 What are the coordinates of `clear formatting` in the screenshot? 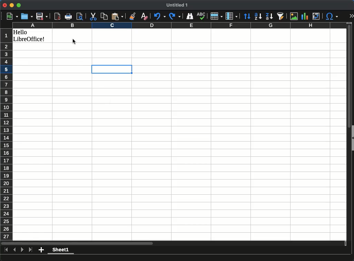 It's located at (143, 16).